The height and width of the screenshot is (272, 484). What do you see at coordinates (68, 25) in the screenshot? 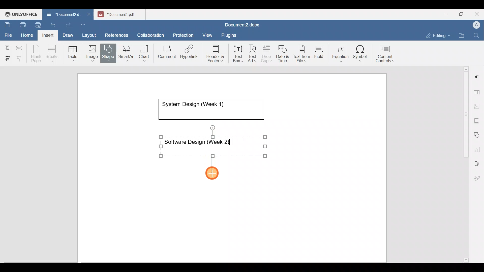
I see `Redo` at bounding box center [68, 25].